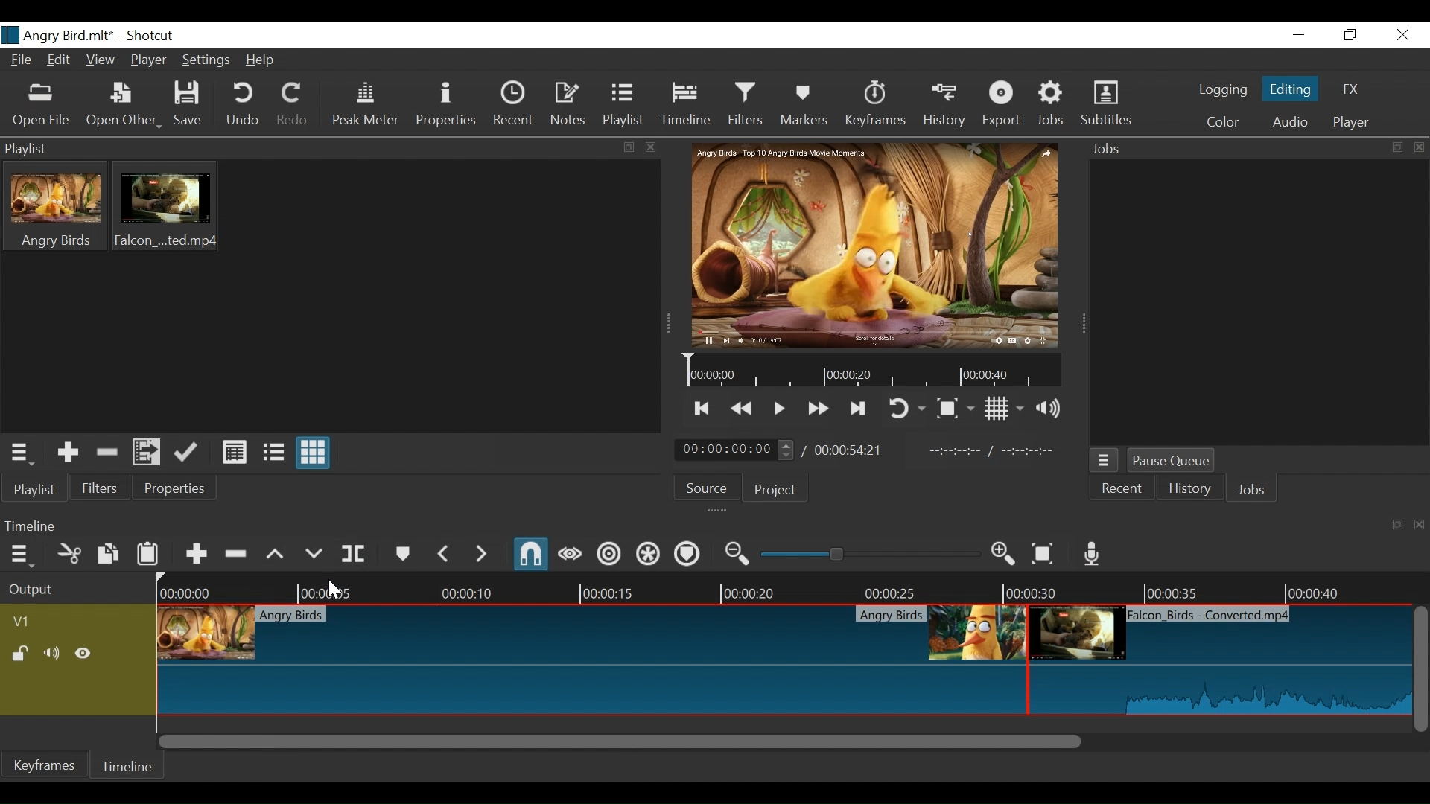 The height and width of the screenshot is (804, 1430). I want to click on Open File, so click(42, 106).